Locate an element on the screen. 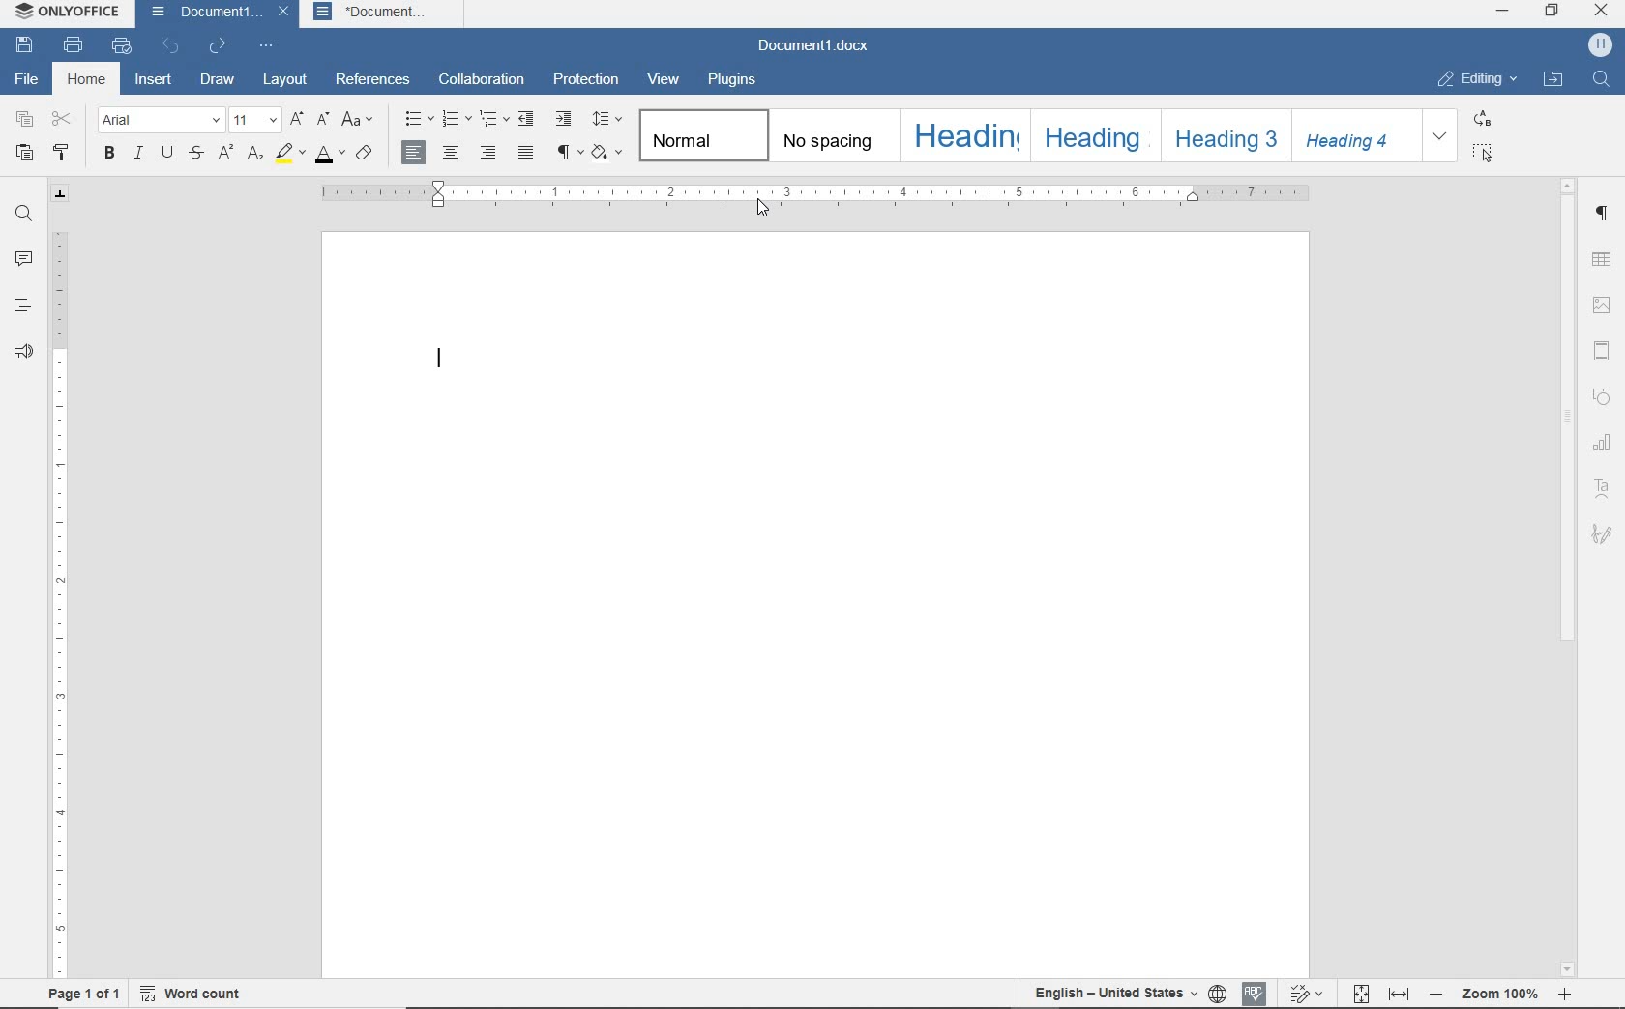 Image resolution: width=1625 pixels, height=1009 pixels. PLUGINS is located at coordinates (734, 80).